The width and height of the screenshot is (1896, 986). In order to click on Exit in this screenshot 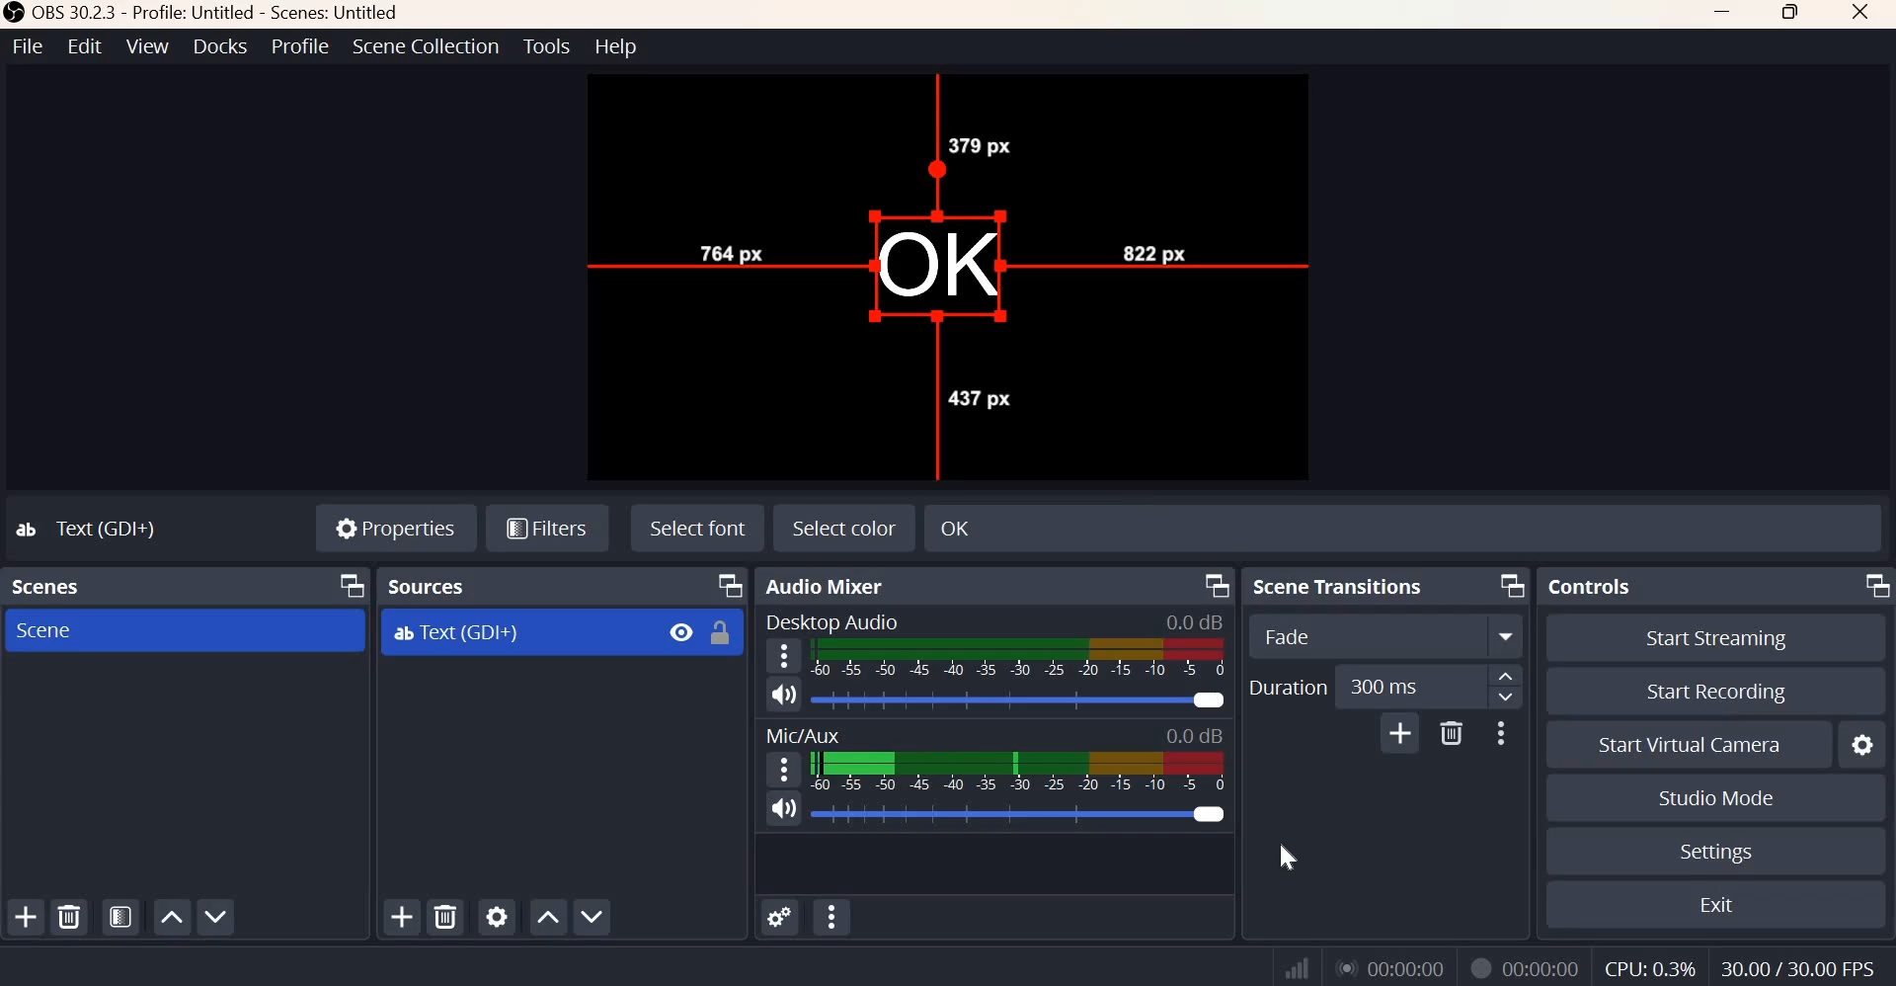, I will do `click(1718, 903)`.